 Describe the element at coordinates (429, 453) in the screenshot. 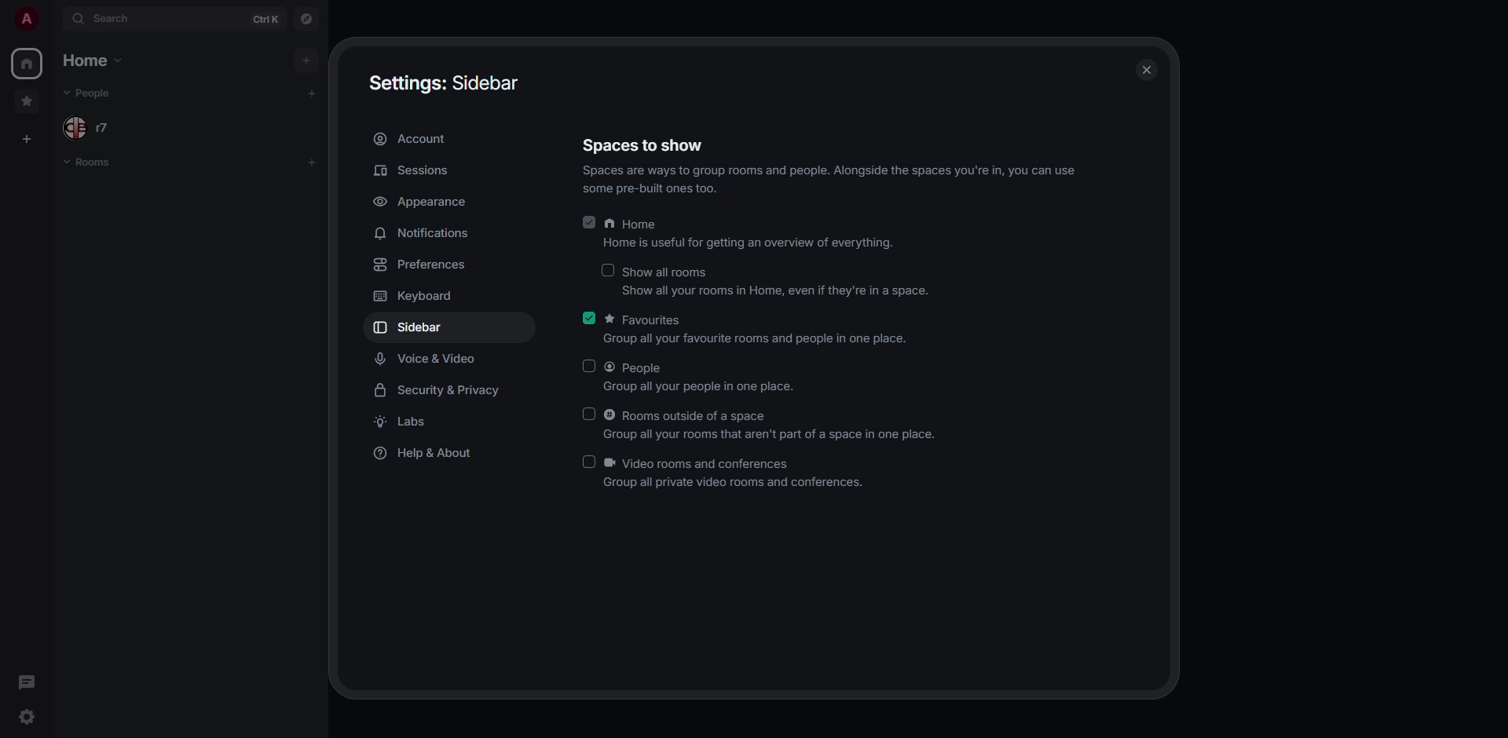

I see `help & about` at that location.